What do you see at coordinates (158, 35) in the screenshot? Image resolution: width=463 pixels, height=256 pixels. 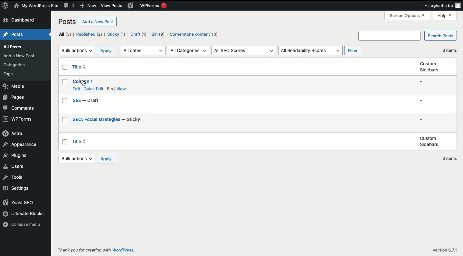 I see `Bin` at bounding box center [158, 35].